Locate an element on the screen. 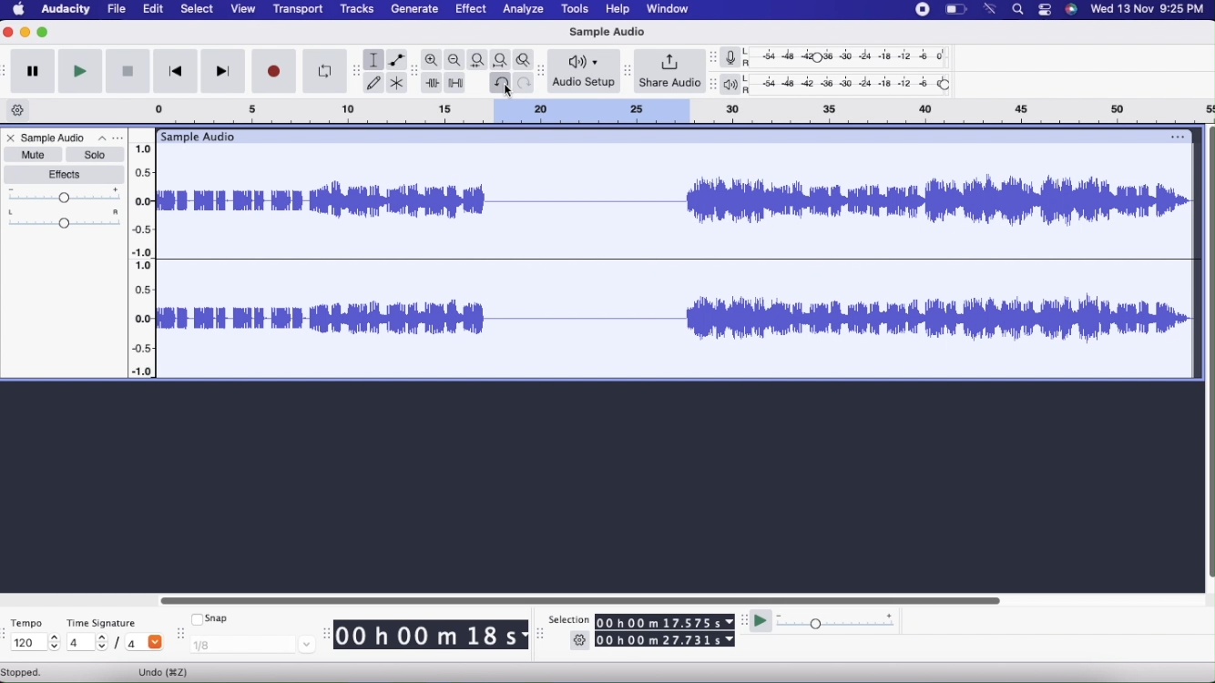 The image size is (1215, 683). Edit is located at coordinates (154, 10).